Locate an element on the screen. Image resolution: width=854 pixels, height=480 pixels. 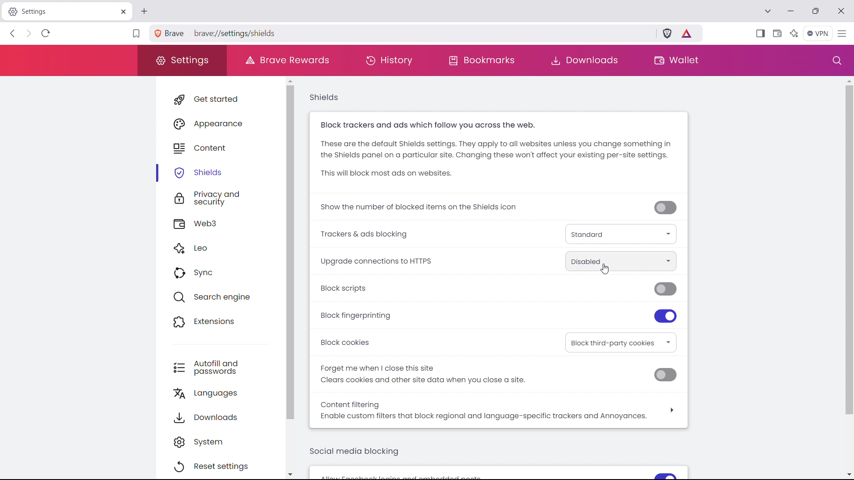
bookmarks is located at coordinates (482, 60).